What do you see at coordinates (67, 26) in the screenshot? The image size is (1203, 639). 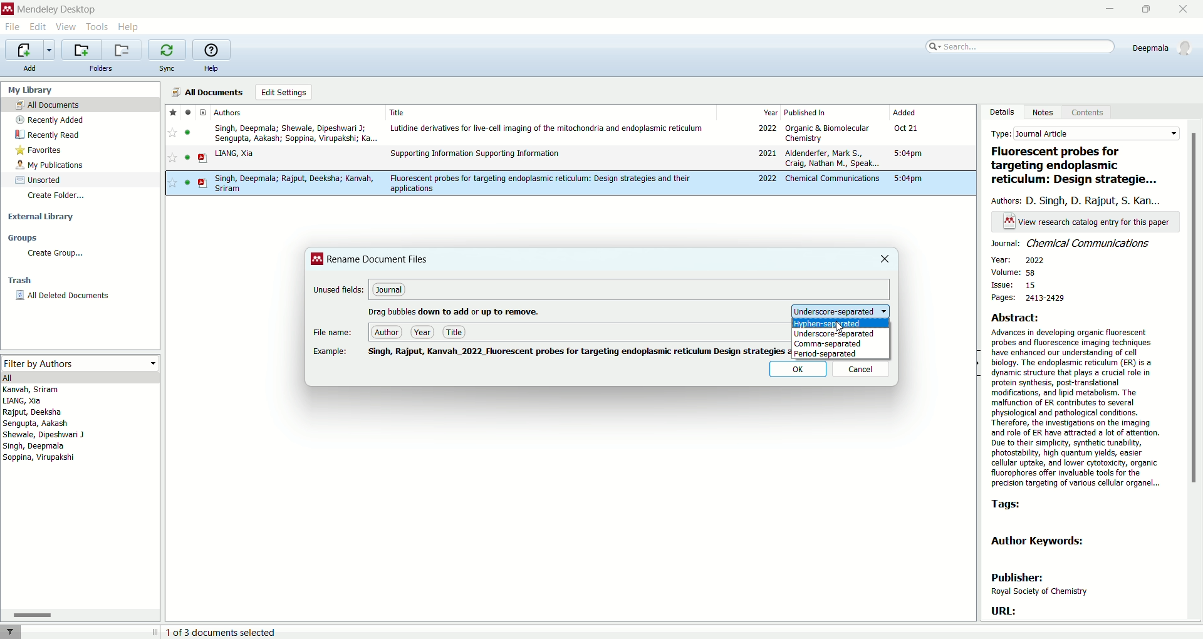 I see `view` at bounding box center [67, 26].